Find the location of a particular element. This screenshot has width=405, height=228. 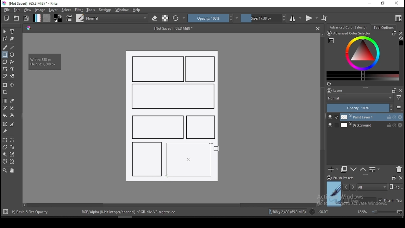

transform a layer or a selection is located at coordinates (5, 85).